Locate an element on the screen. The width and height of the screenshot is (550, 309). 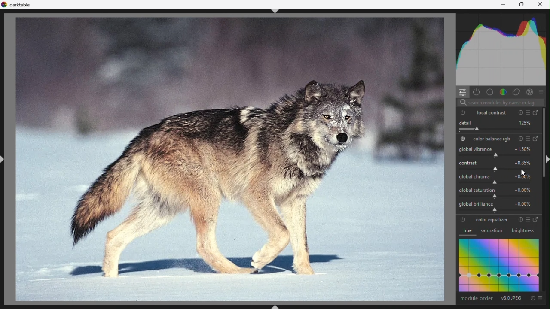
presets is located at coordinates (527, 220).